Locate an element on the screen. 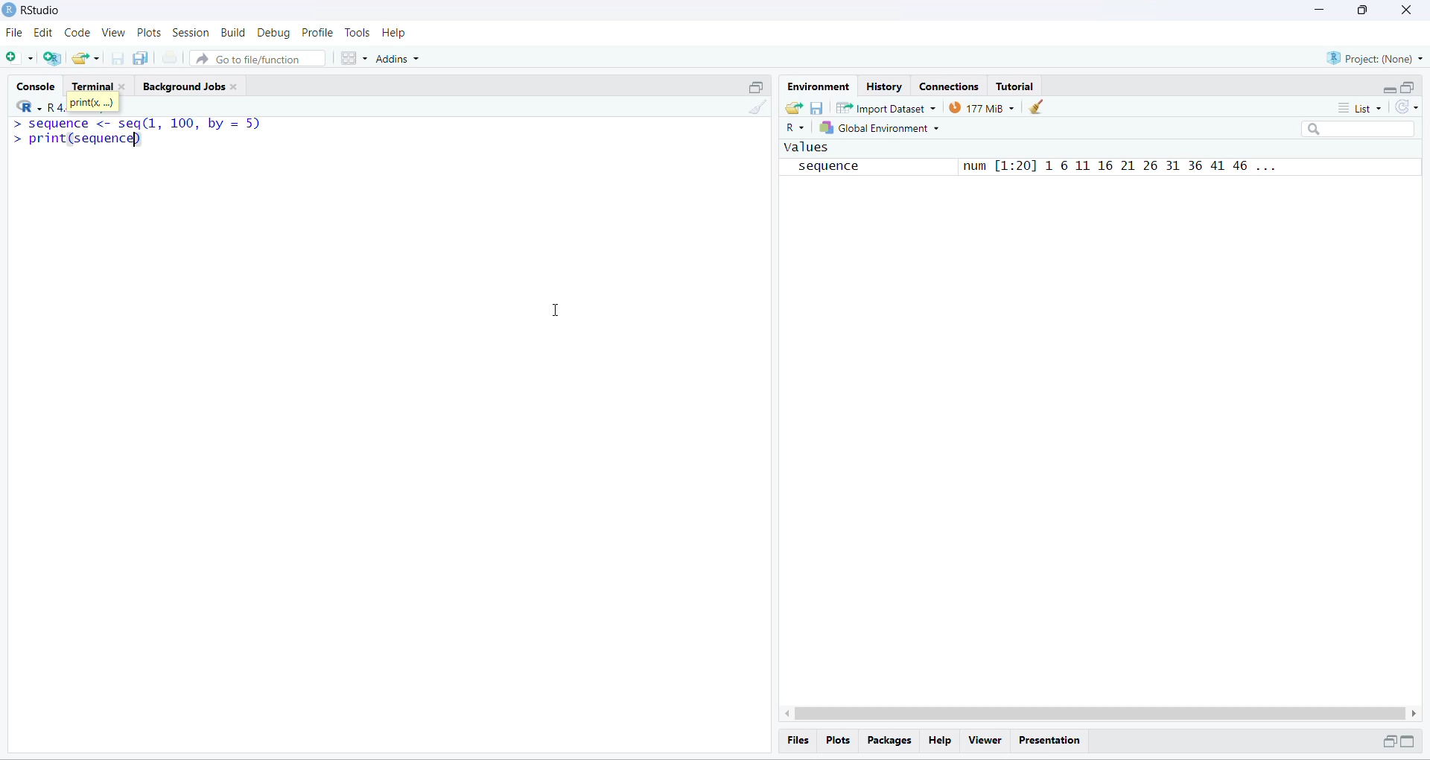 This screenshot has width=1430, height=760. list is located at coordinates (1360, 108).